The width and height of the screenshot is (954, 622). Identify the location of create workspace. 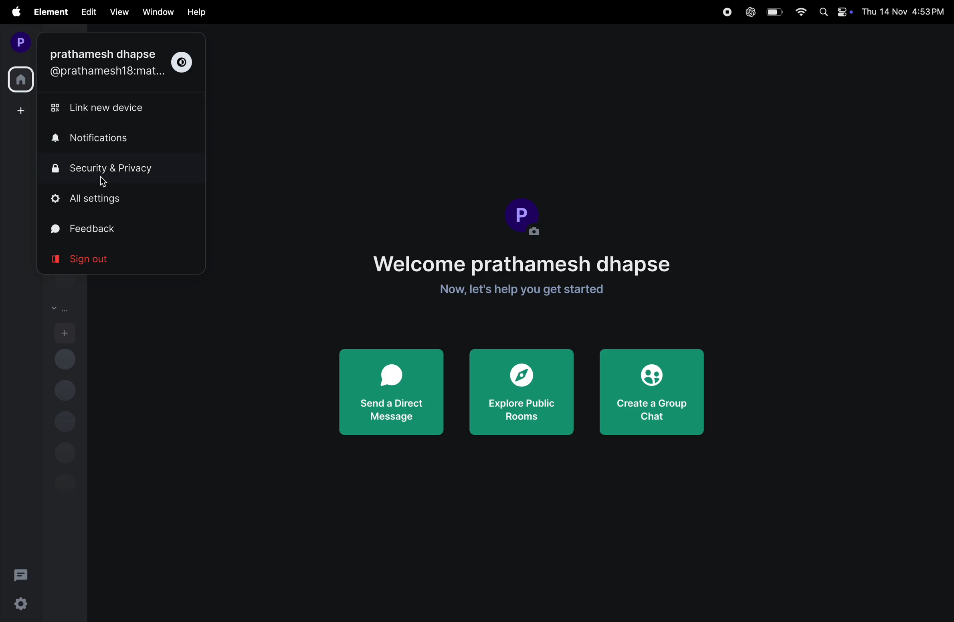
(19, 110).